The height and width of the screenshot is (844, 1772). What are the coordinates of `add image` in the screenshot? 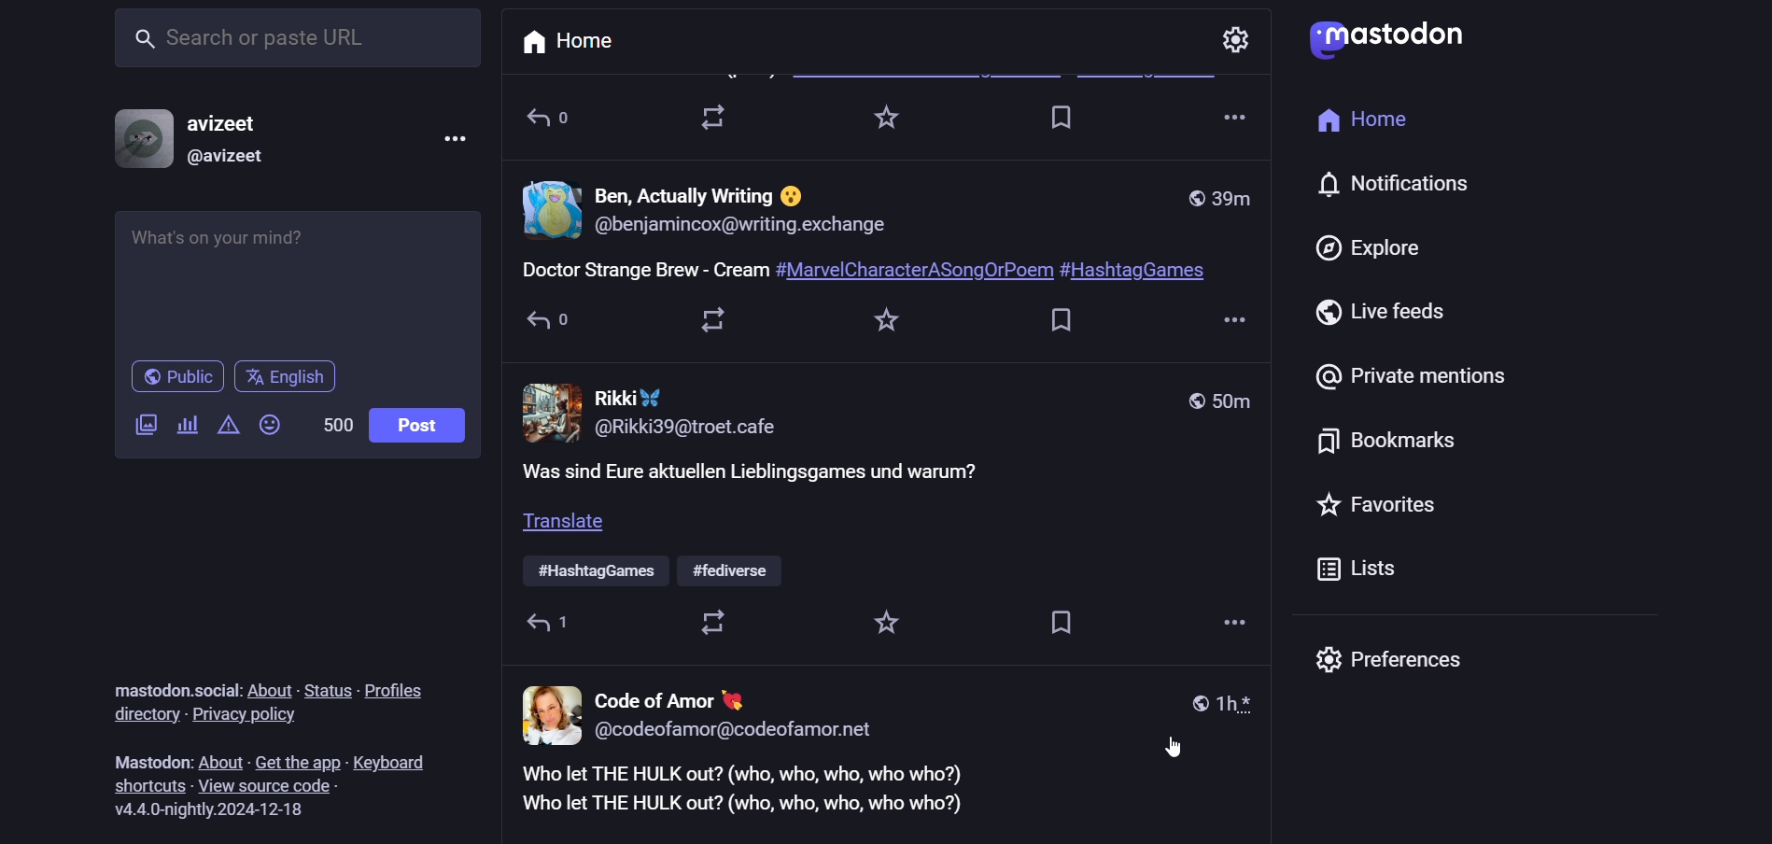 It's located at (143, 428).